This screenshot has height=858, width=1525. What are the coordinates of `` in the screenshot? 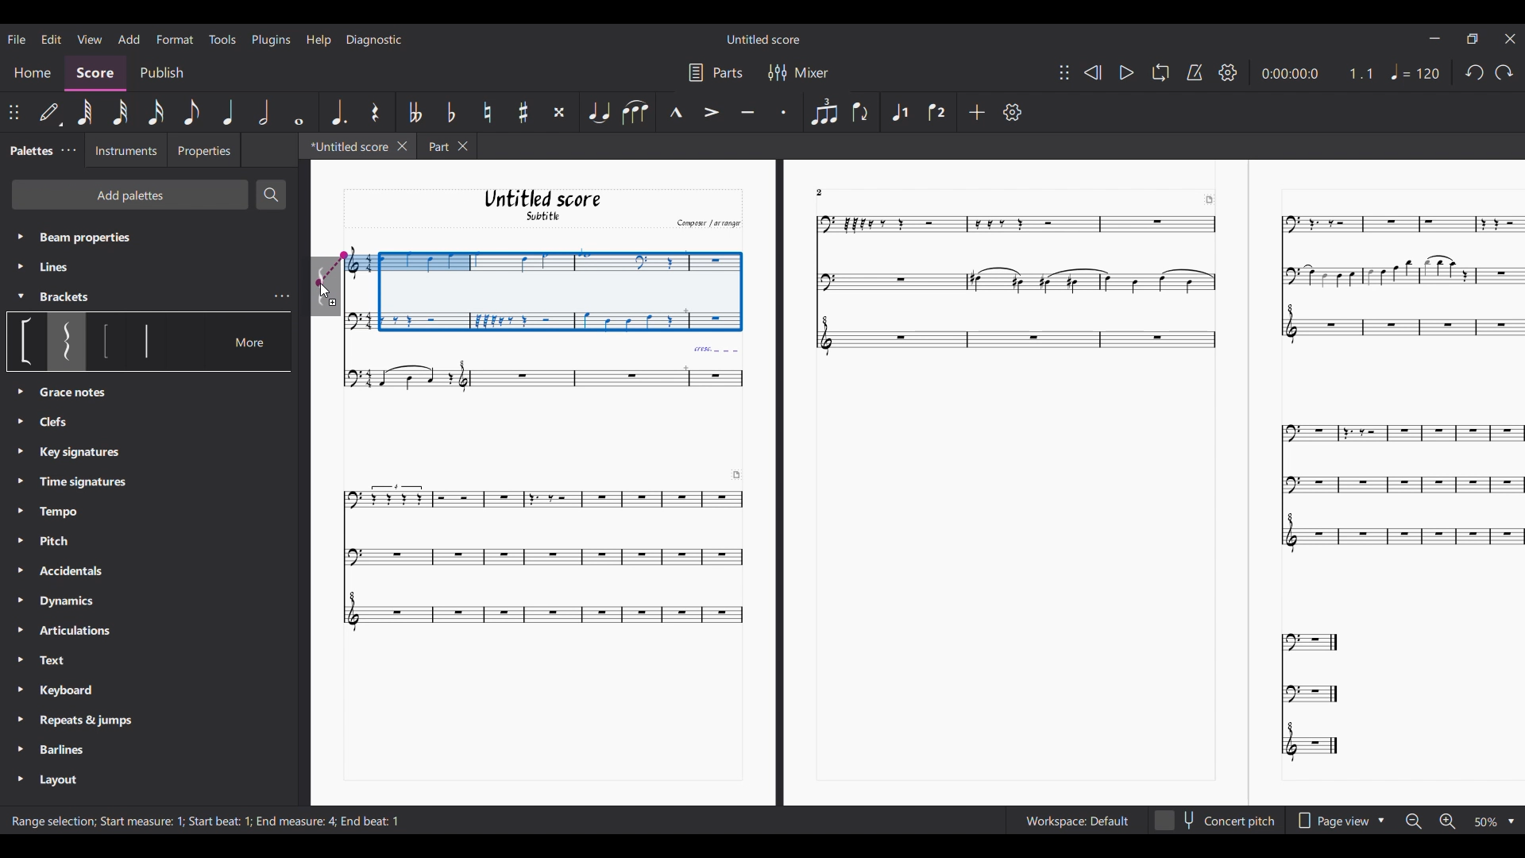 It's located at (547, 556).